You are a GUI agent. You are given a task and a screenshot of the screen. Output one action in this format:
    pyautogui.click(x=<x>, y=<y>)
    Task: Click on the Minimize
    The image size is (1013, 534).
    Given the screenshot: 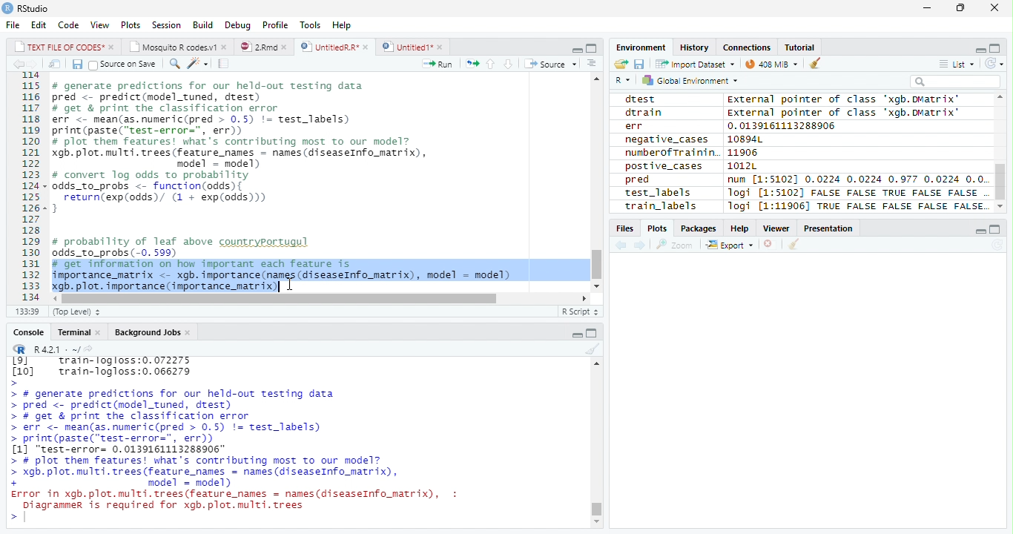 What is the action you would take?
    pyautogui.click(x=574, y=48)
    